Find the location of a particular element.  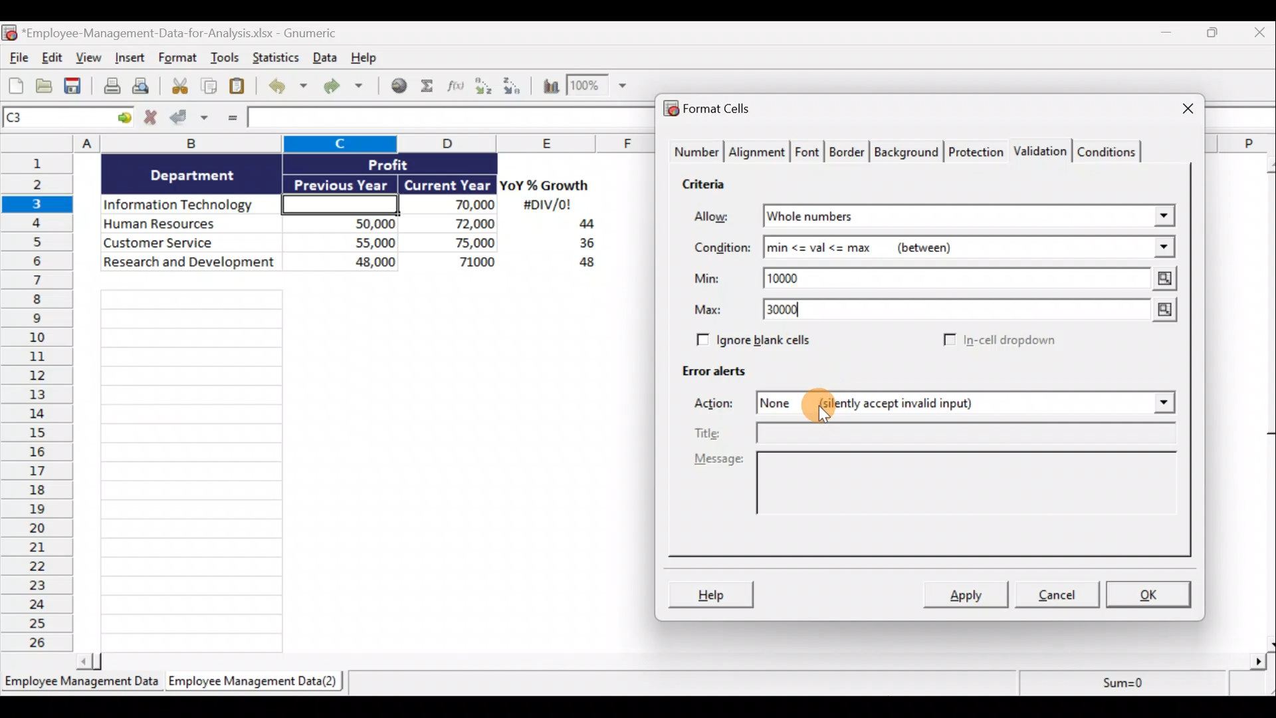

Data is located at coordinates (324, 57).